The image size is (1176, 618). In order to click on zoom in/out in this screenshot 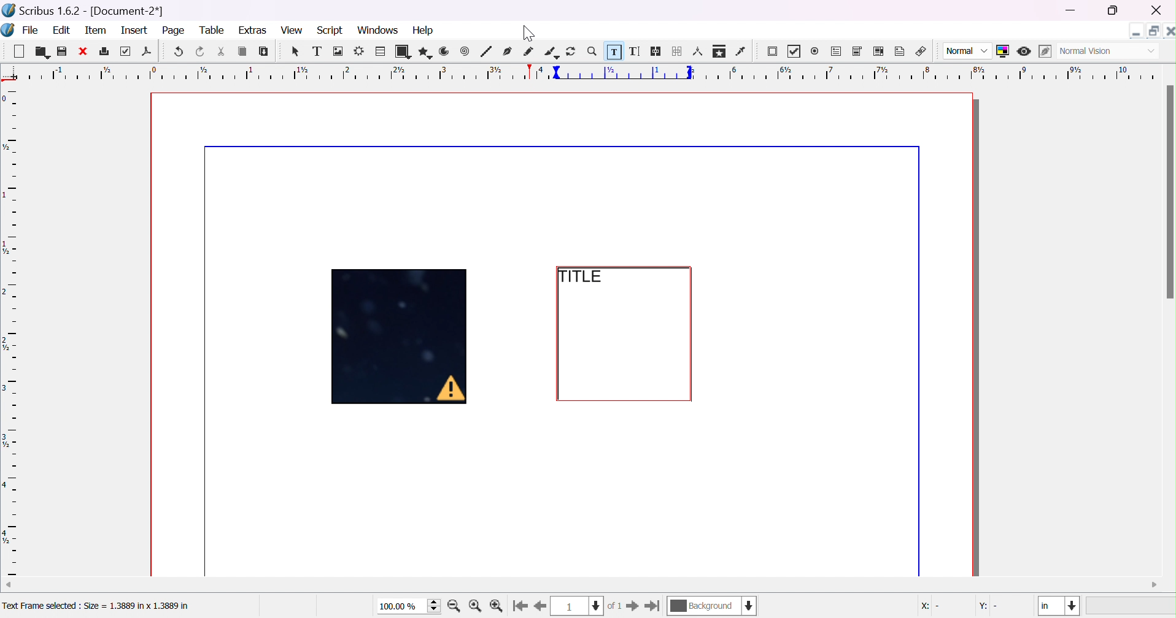, I will do `click(592, 51)`.